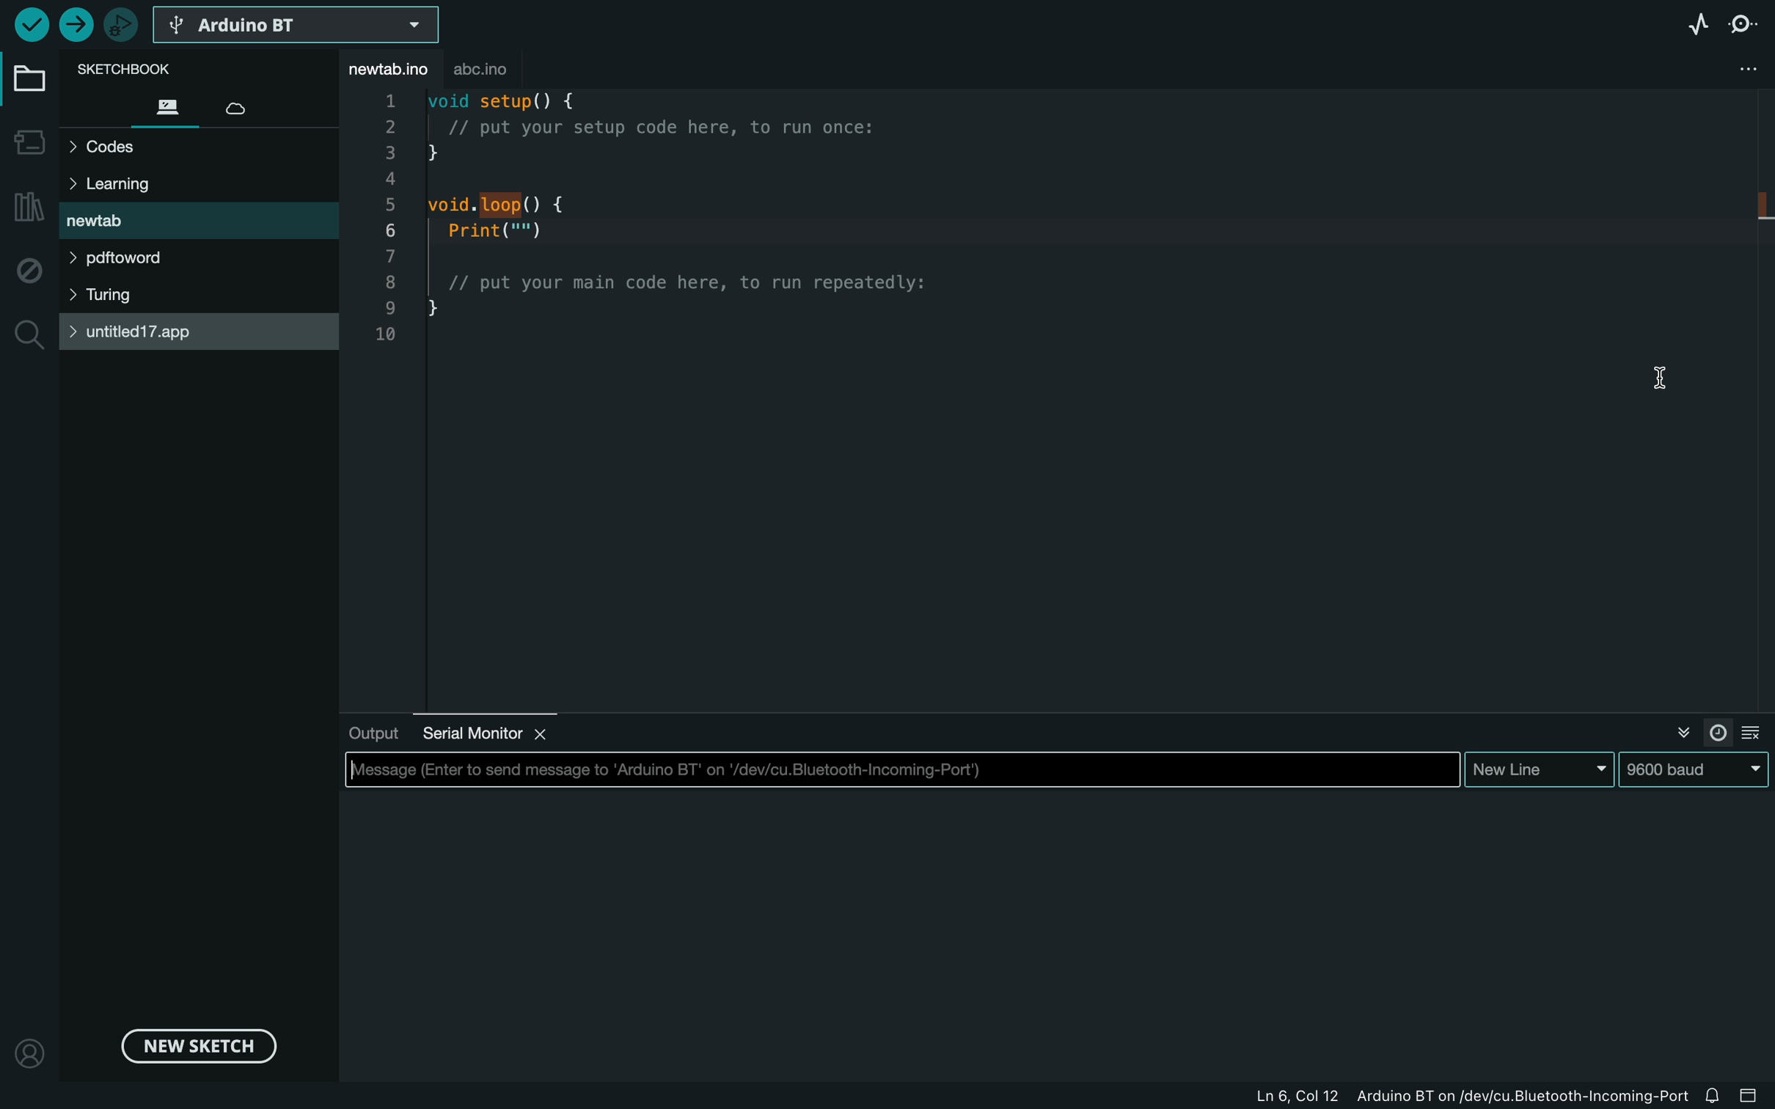 Image resolution: width=1775 pixels, height=1109 pixels. Describe the element at coordinates (901, 774) in the screenshot. I see `enter message` at that location.